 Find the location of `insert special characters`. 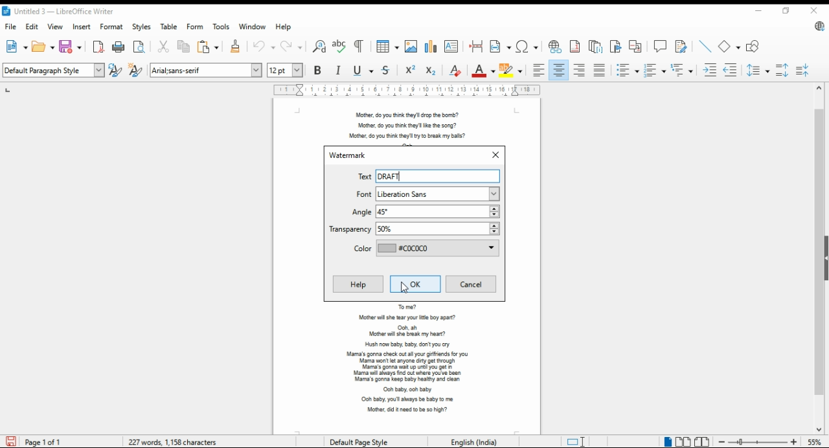

insert special characters is located at coordinates (527, 47).